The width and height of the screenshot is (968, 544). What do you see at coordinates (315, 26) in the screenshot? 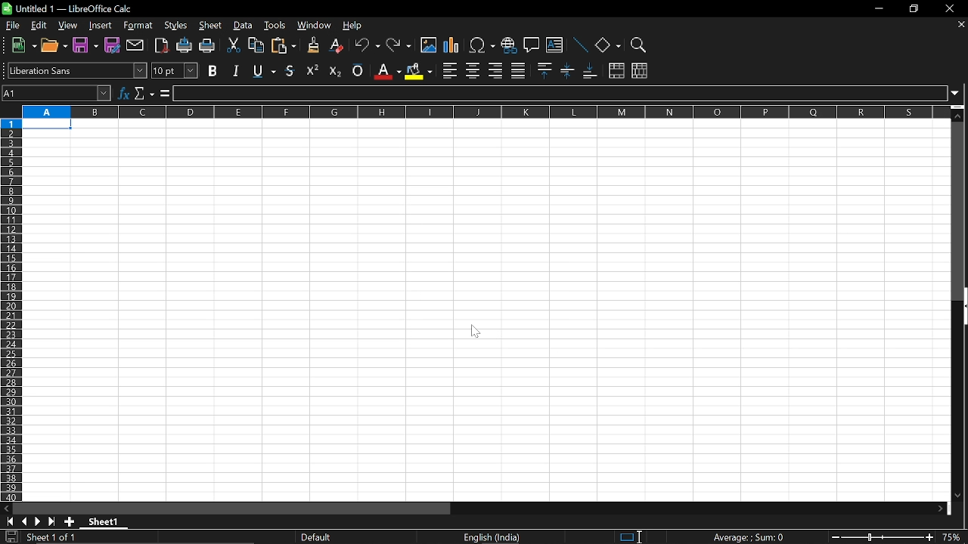
I see `window` at bounding box center [315, 26].